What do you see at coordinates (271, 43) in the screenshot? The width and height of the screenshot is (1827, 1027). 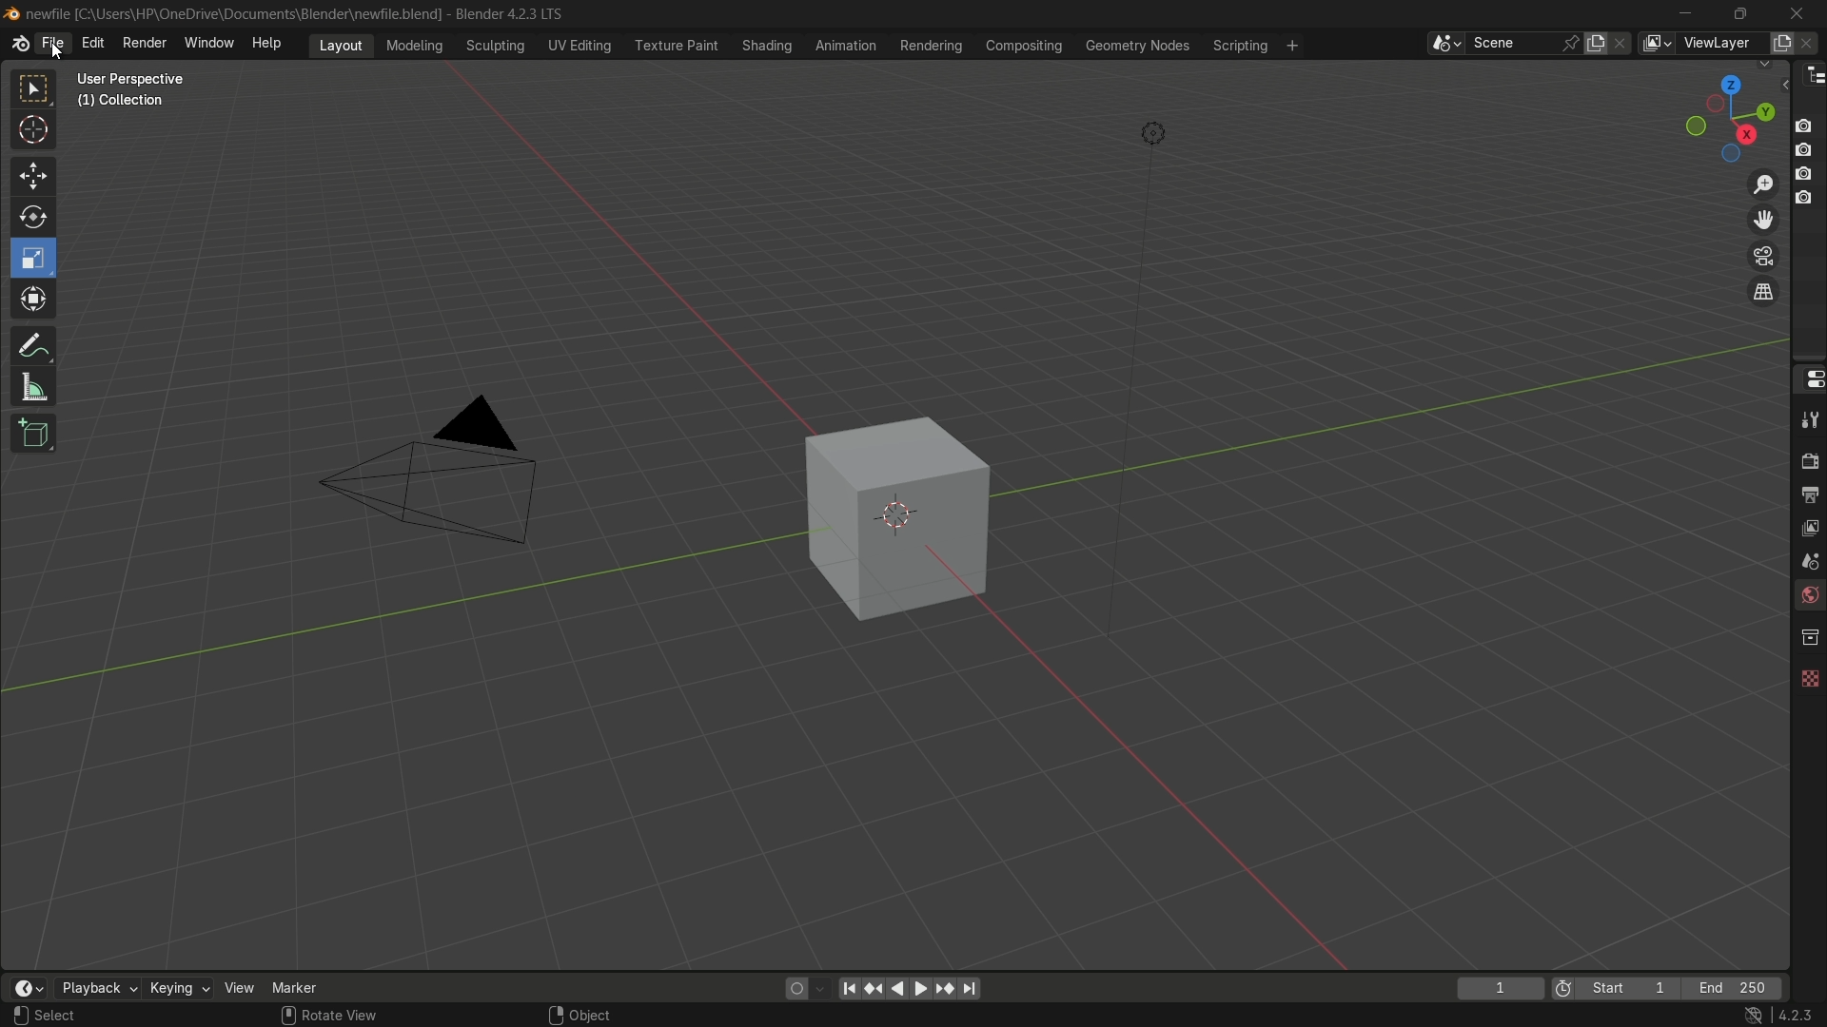 I see `help menu` at bounding box center [271, 43].